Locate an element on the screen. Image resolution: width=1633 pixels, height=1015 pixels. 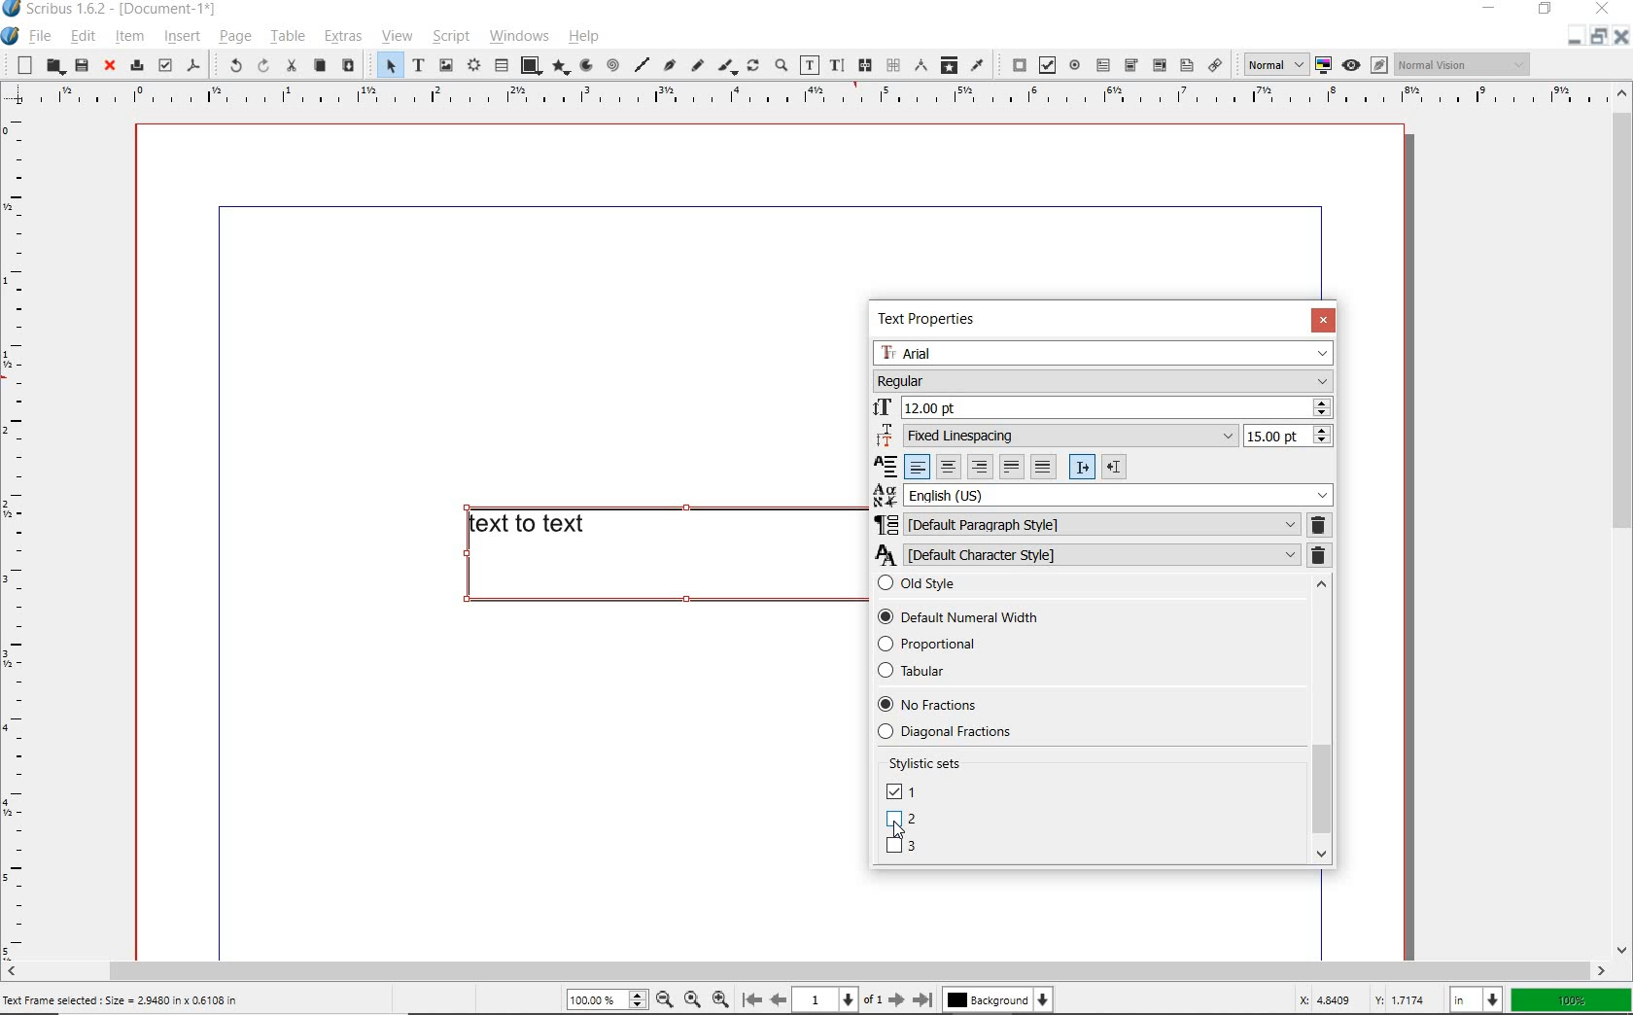
Tabular is located at coordinates (937, 671).